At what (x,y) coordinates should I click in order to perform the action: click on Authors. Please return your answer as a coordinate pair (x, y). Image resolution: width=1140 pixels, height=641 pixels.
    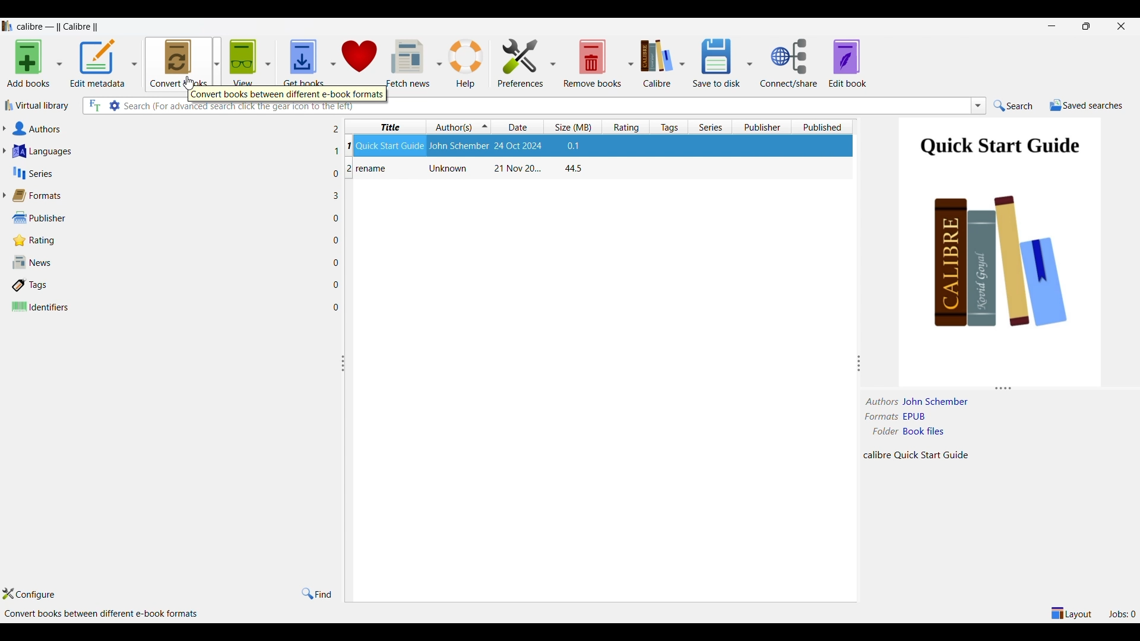
    Looking at the image, I should click on (169, 129).